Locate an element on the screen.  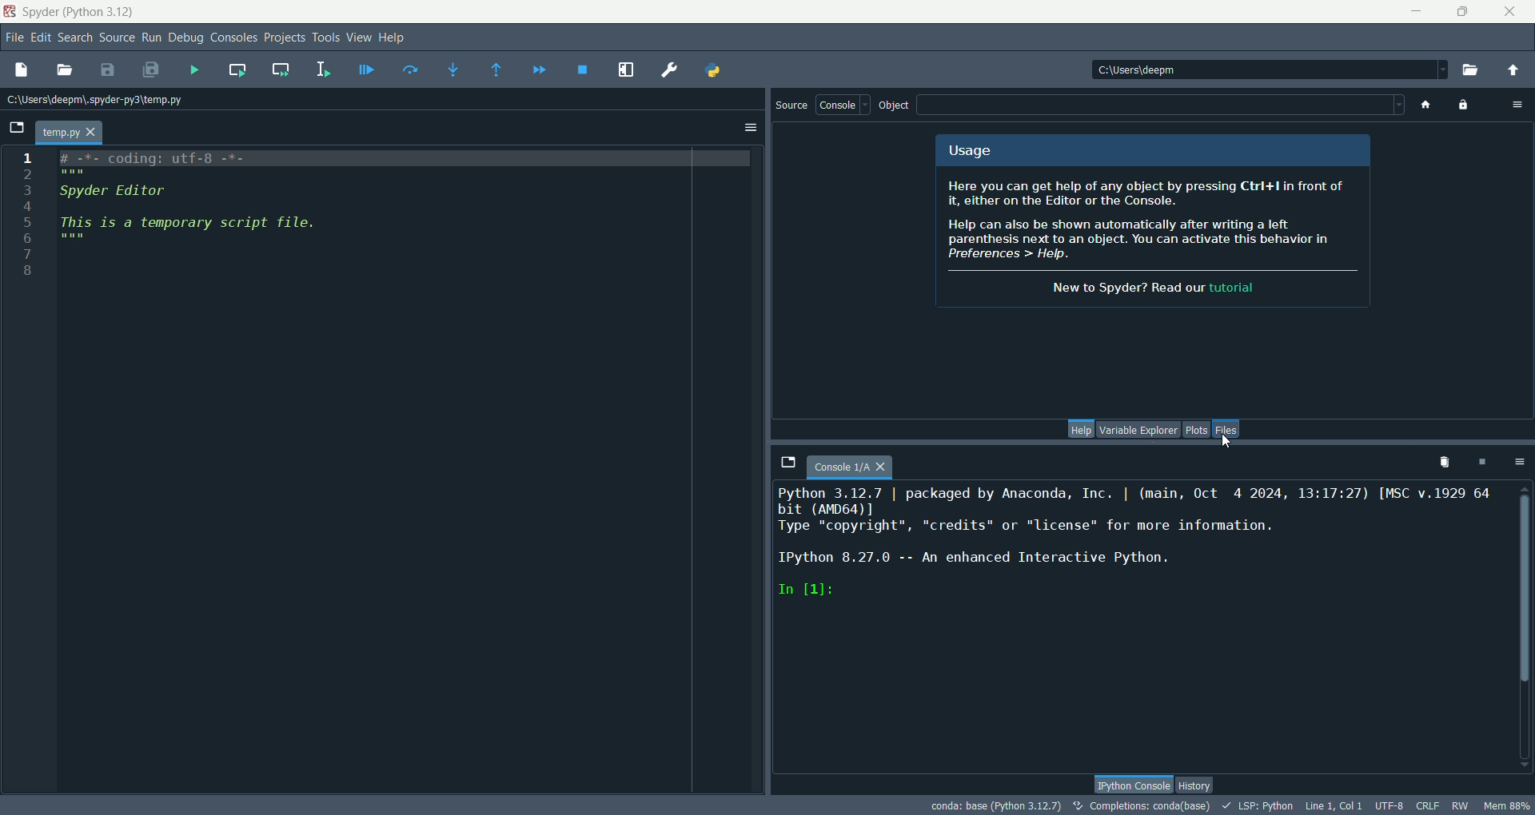
vertical scroll bar is located at coordinates (1525, 628).